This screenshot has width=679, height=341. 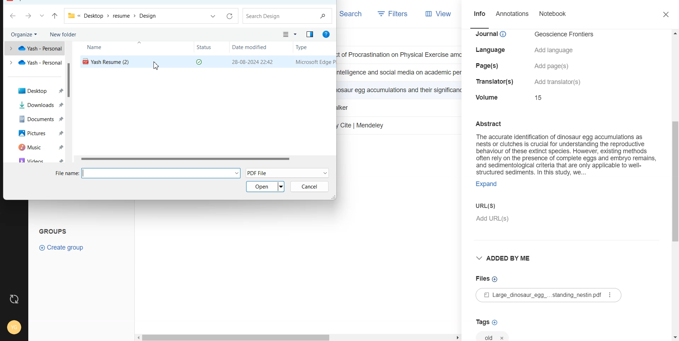 What do you see at coordinates (25, 34) in the screenshot?
I see `Organize` at bounding box center [25, 34].